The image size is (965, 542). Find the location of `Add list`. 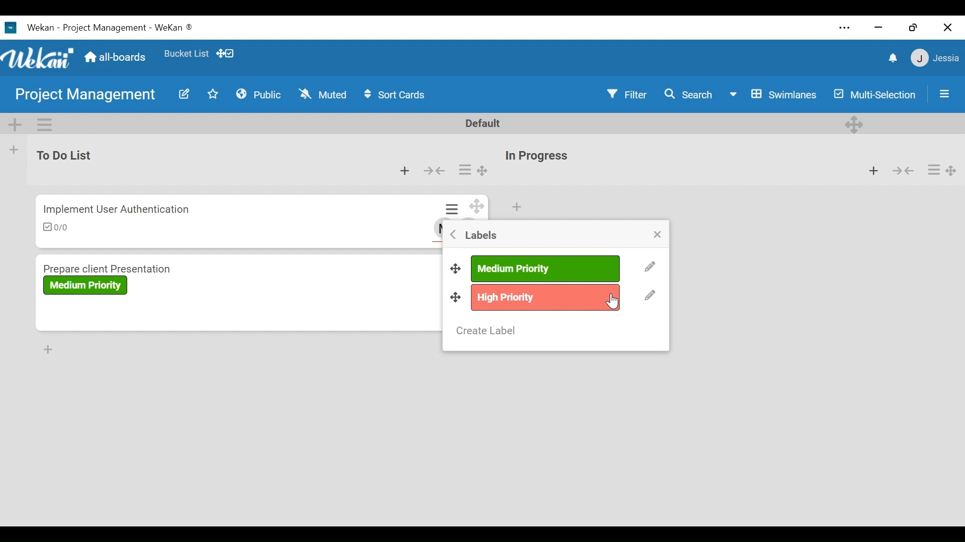

Add list is located at coordinates (14, 150).